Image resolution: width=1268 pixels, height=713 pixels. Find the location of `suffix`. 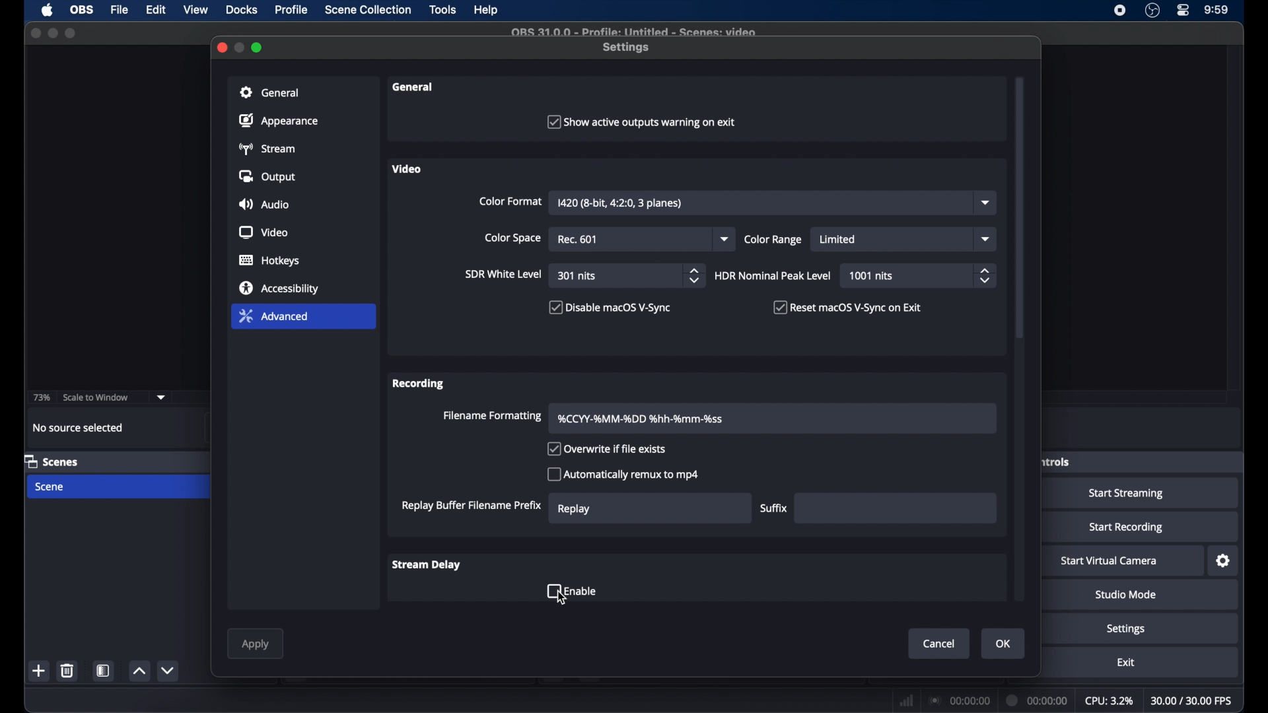

suffix is located at coordinates (774, 508).